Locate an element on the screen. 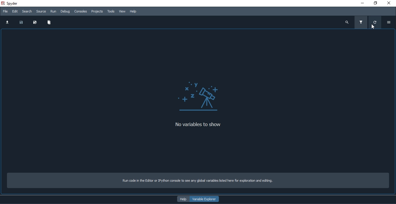 The width and height of the screenshot is (396, 204). File  is located at coordinates (5, 11).